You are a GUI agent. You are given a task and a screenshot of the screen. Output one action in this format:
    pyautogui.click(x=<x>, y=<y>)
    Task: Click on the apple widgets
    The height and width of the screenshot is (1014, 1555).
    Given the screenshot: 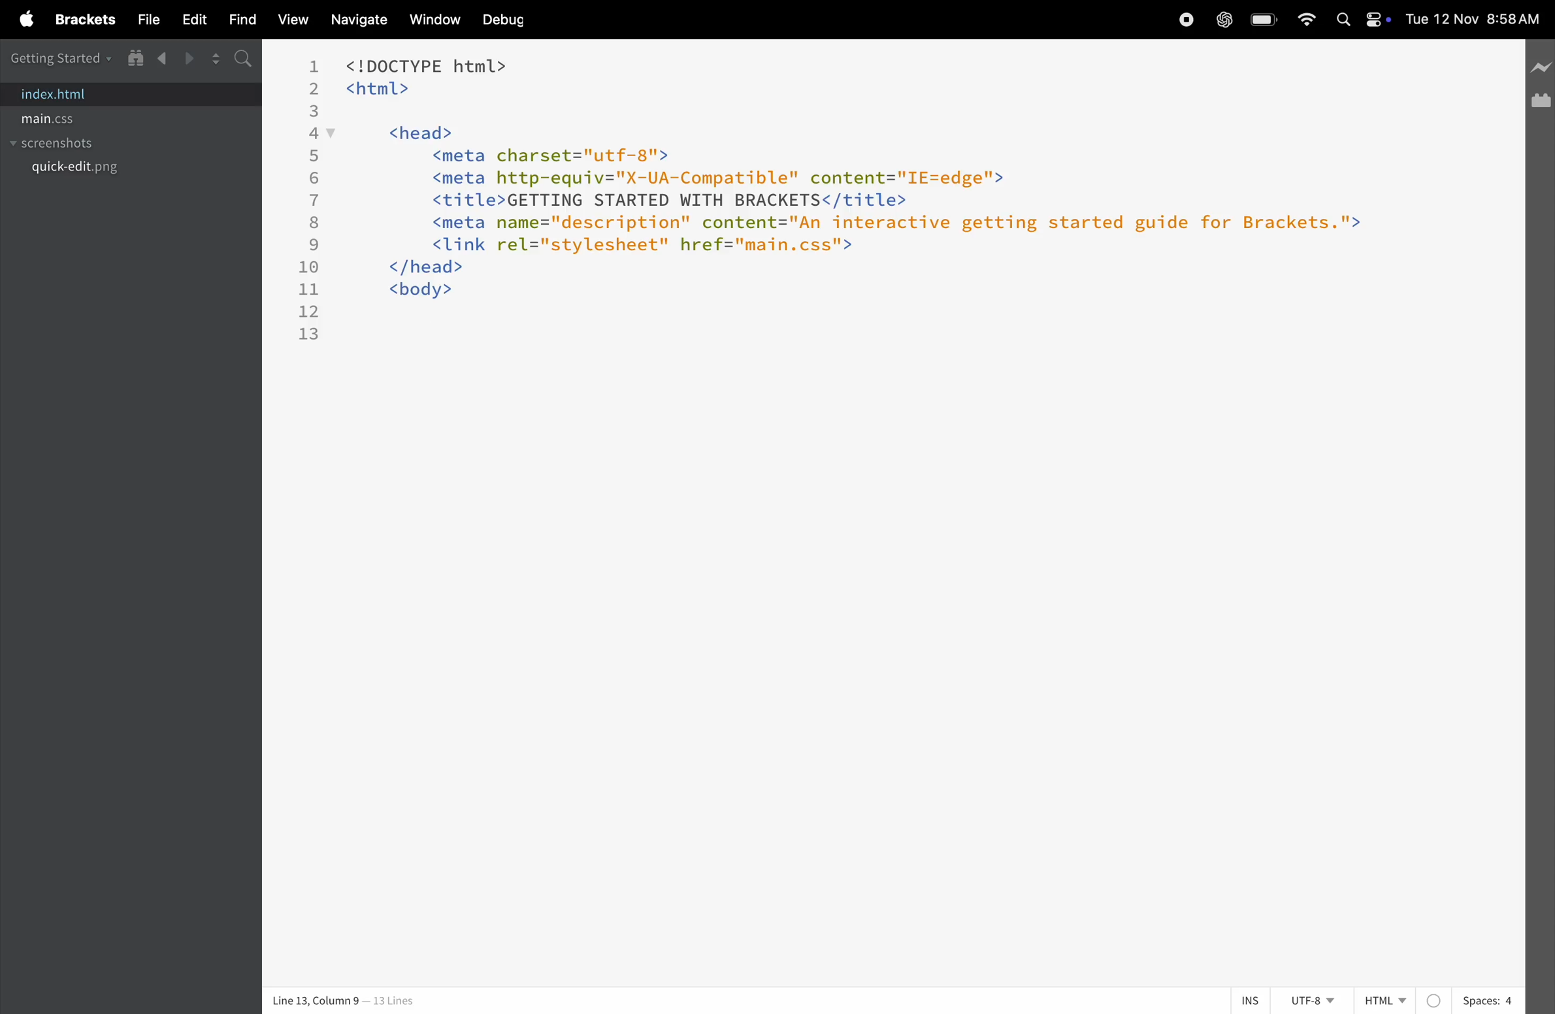 What is the action you would take?
    pyautogui.click(x=1364, y=18)
    